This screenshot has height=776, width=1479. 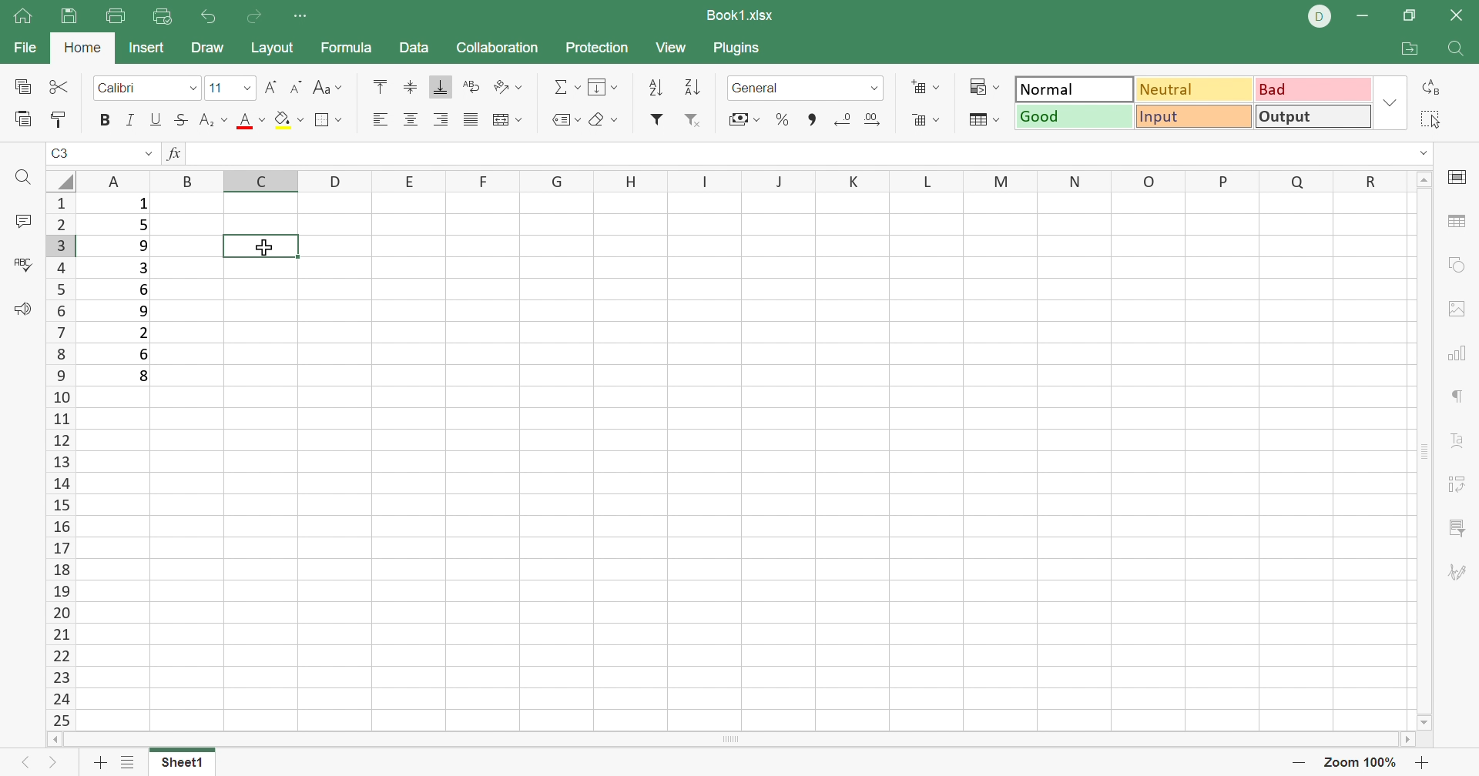 I want to click on Chart settings, so click(x=1457, y=355).